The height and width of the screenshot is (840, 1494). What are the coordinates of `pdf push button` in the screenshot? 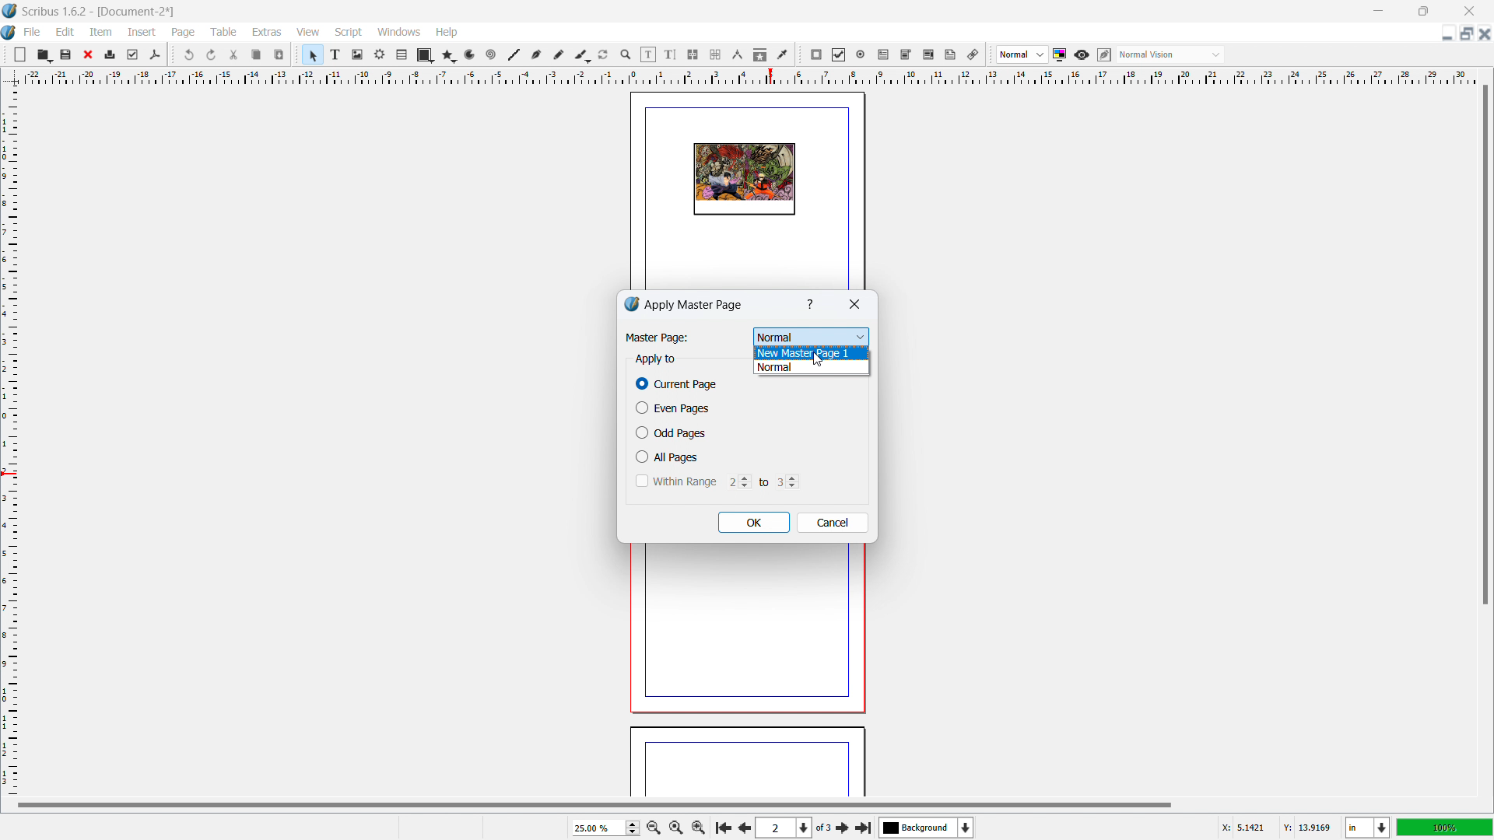 It's located at (816, 54).